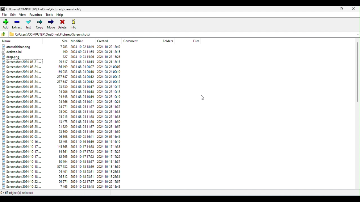 The height and width of the screenshot is (202, 360). I want to click on Minimize, so click(330, 8).